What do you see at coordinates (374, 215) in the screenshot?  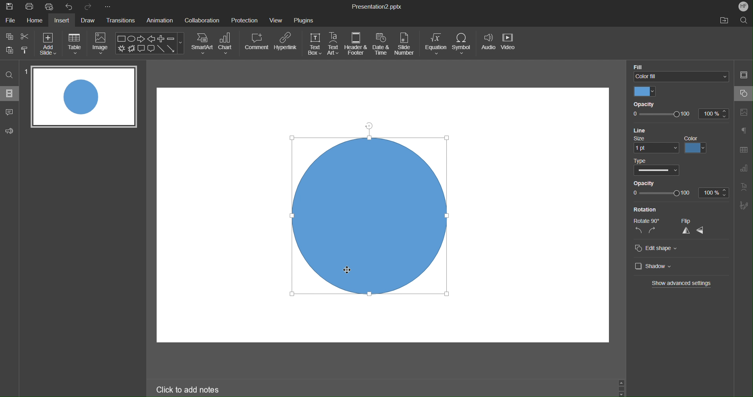 I see `Circle with bevel` at bounding box center [374, 215].